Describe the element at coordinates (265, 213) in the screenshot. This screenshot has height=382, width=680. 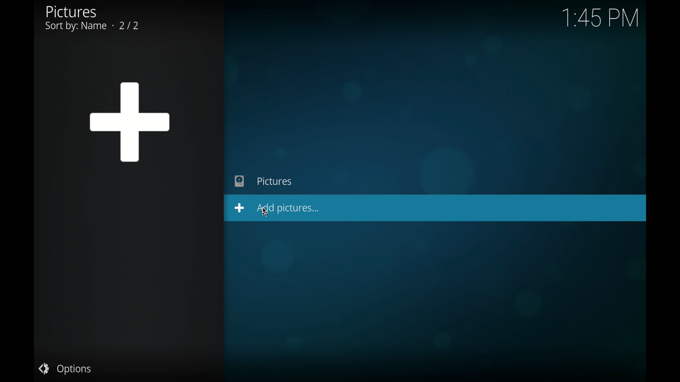
I see `cursor` at that location.